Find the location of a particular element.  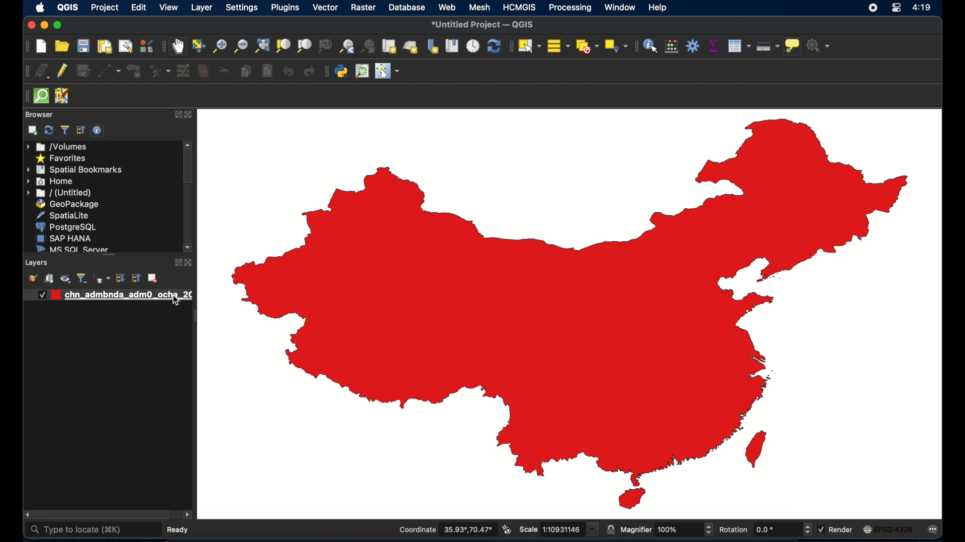

volumes menu is located at coordinates (58, 147).